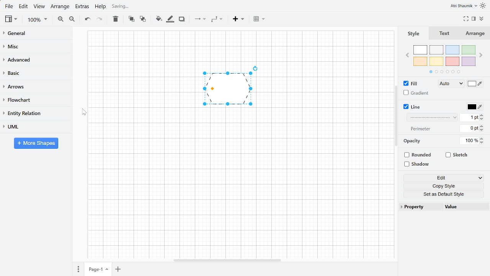 This screenshot has width=490, height=276. Describe the element at coordinates (450, 84) in the screenshot. I see `Auto Fill style` at that location.